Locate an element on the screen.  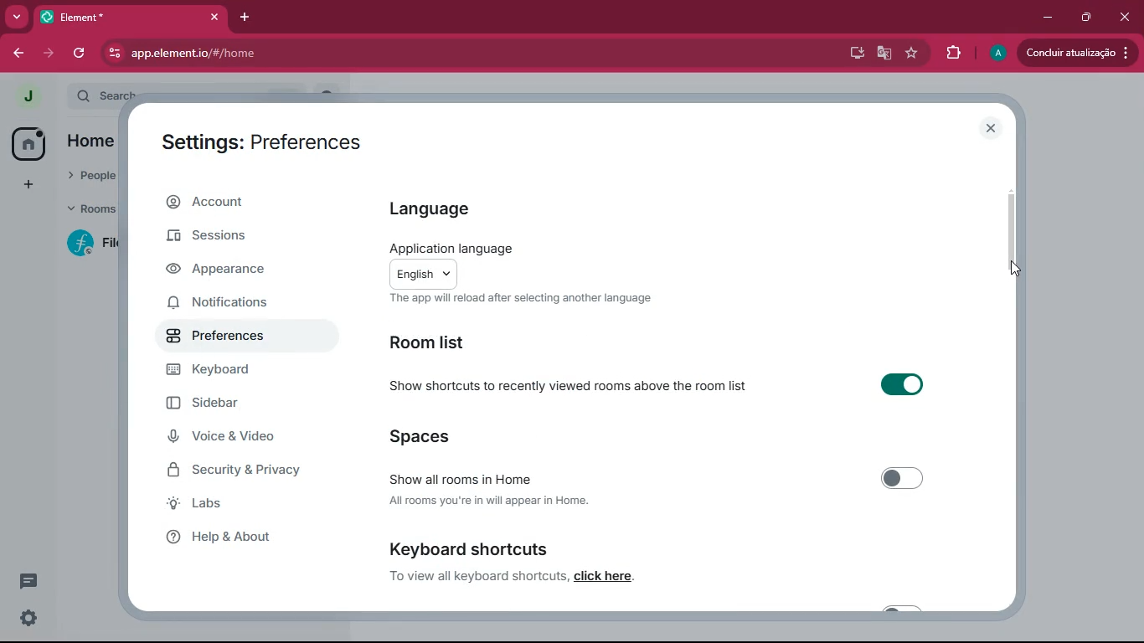
keyboard shortcuts is located at coordinates (550, 546).